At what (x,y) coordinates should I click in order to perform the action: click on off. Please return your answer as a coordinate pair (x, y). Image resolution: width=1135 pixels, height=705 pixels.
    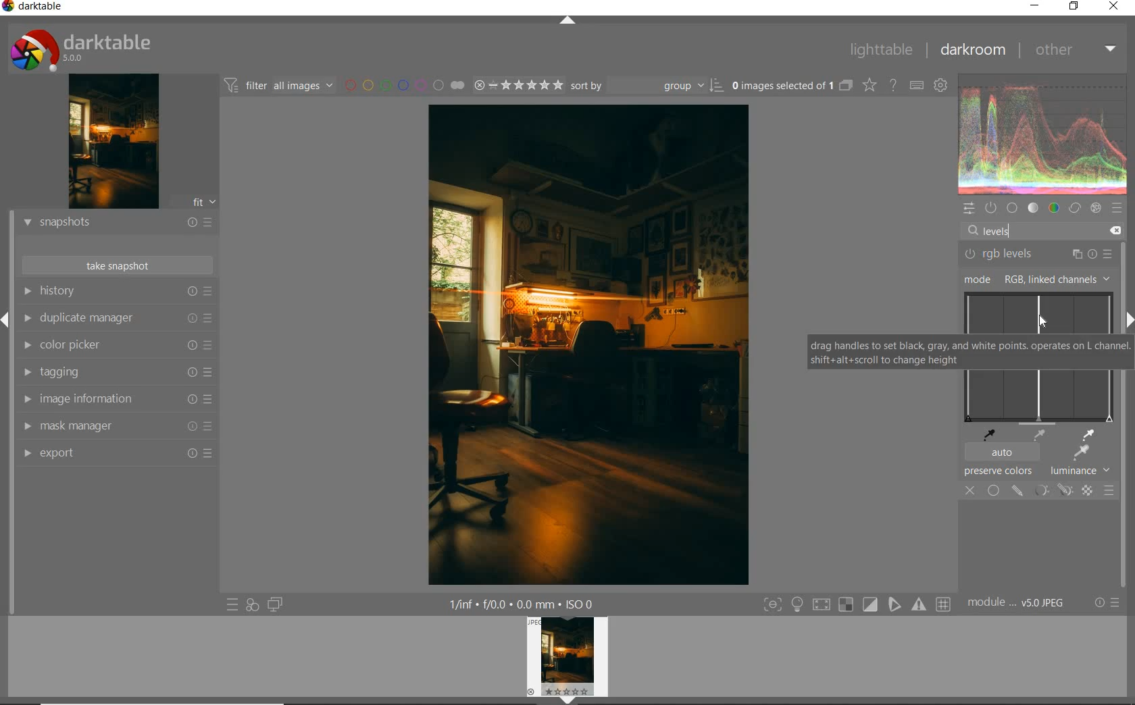
    Looking at the image, I should click on (970, 490).